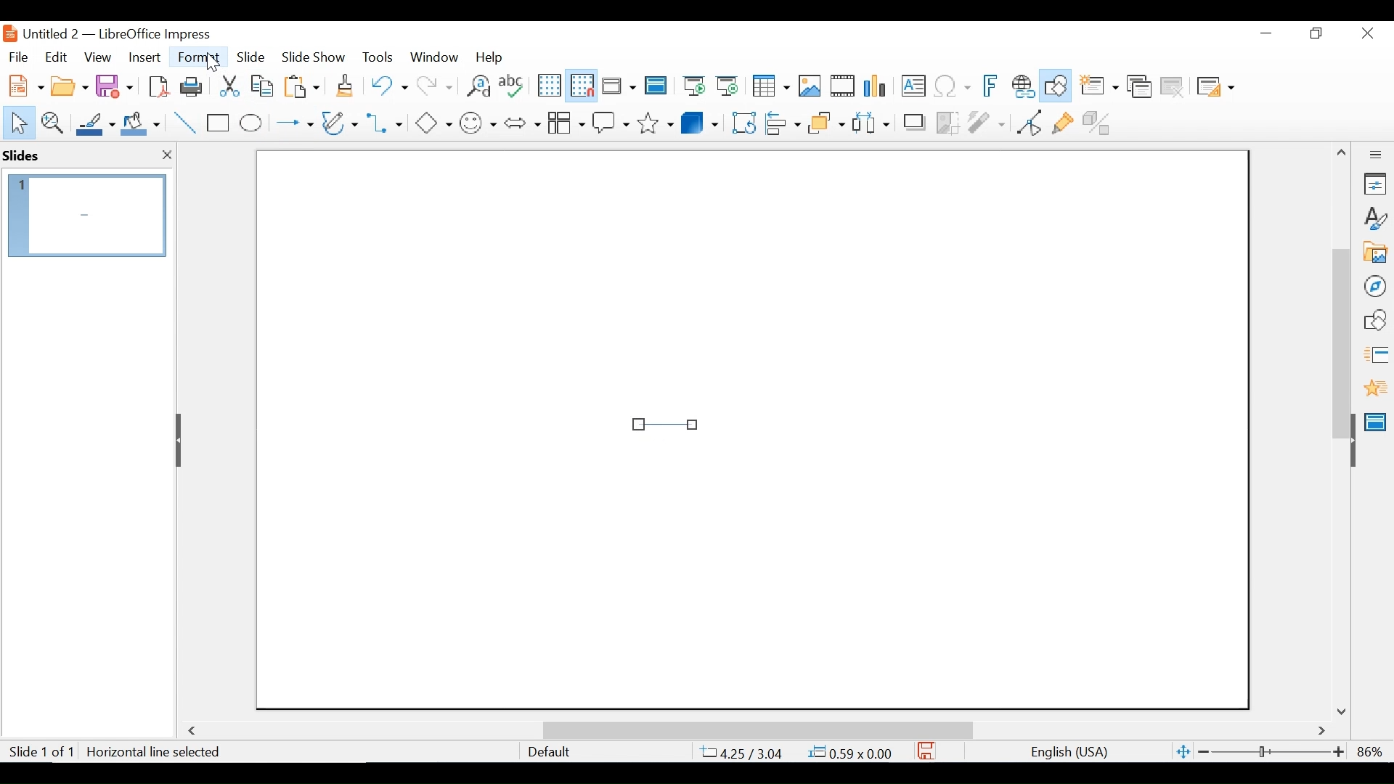  I want to click on Insert Frontwork, so click(992, 86).